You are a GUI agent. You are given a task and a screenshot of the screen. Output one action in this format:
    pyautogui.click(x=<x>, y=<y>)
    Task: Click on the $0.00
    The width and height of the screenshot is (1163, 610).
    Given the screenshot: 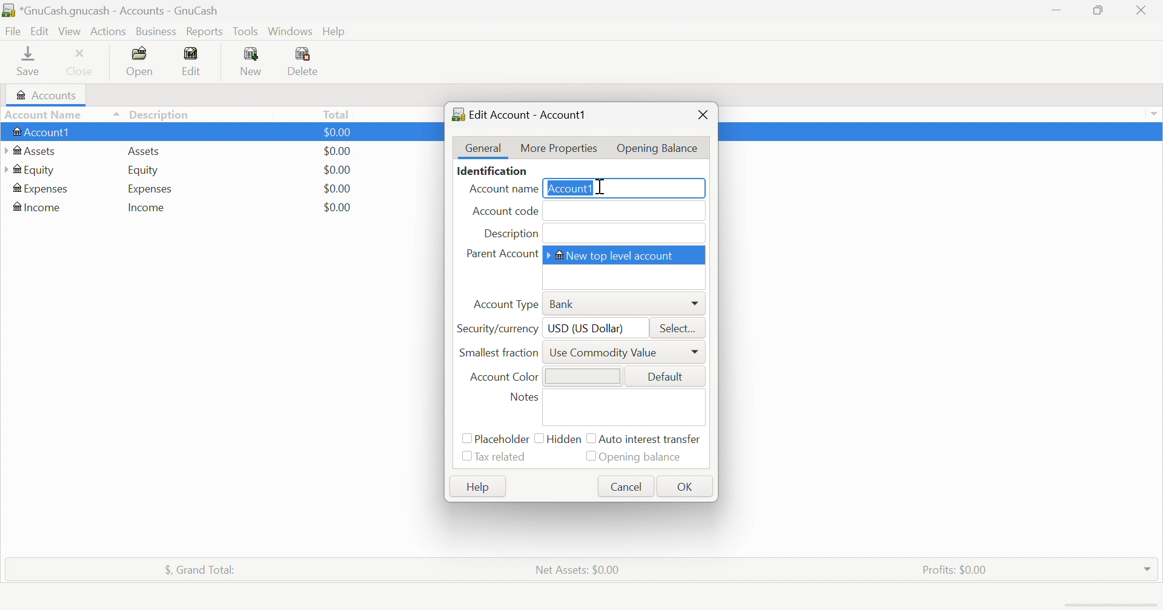 What is the action you would take?
    pyautogui.click(x=337, y=188)
    